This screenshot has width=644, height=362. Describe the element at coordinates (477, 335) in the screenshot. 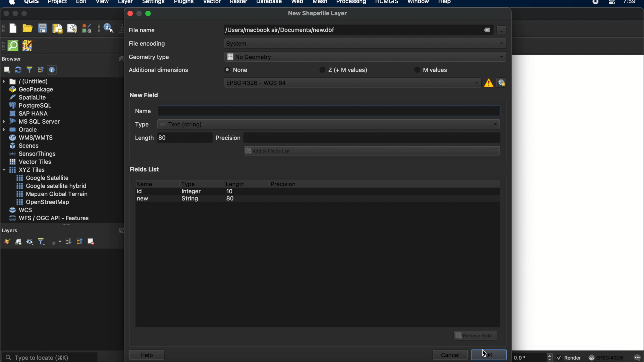

I see `remove field` at that location.